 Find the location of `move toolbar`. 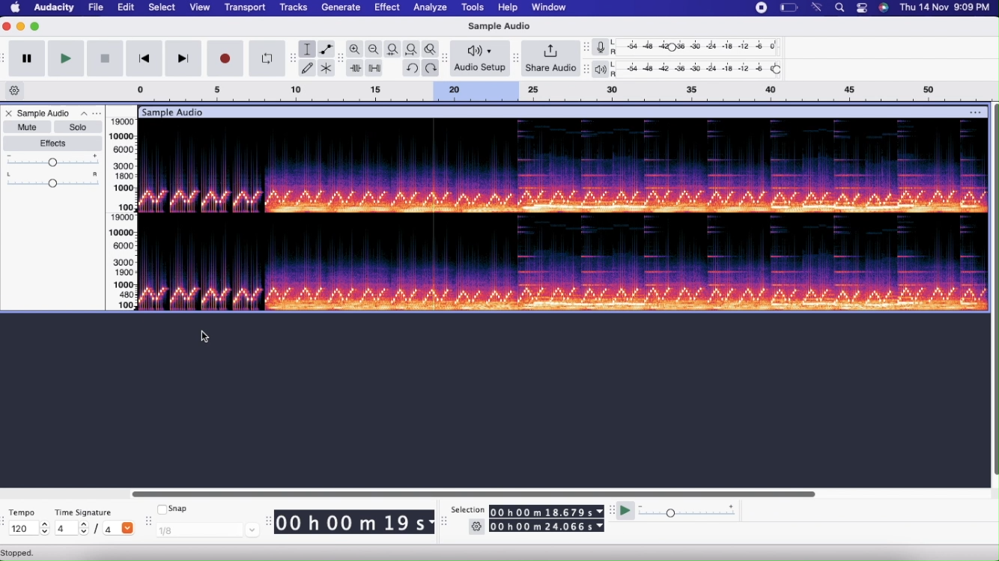

move toolbar is located at coordinates (147, 519).